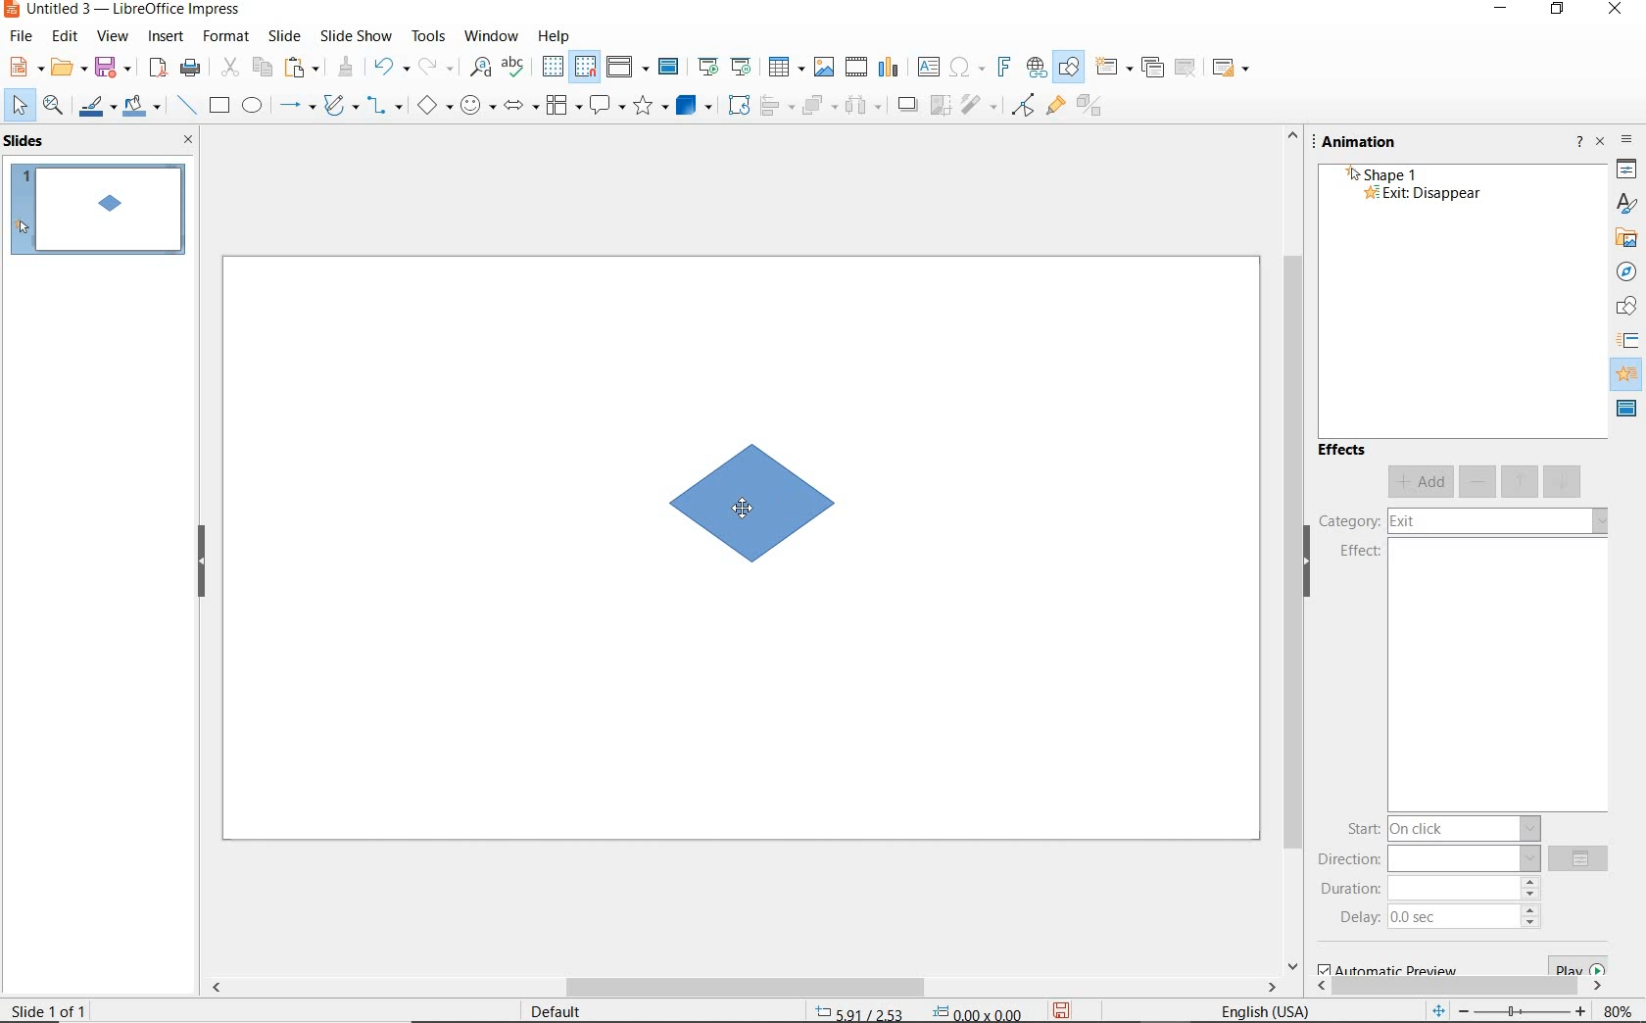  I want to click on styles, so click(1627, 204).